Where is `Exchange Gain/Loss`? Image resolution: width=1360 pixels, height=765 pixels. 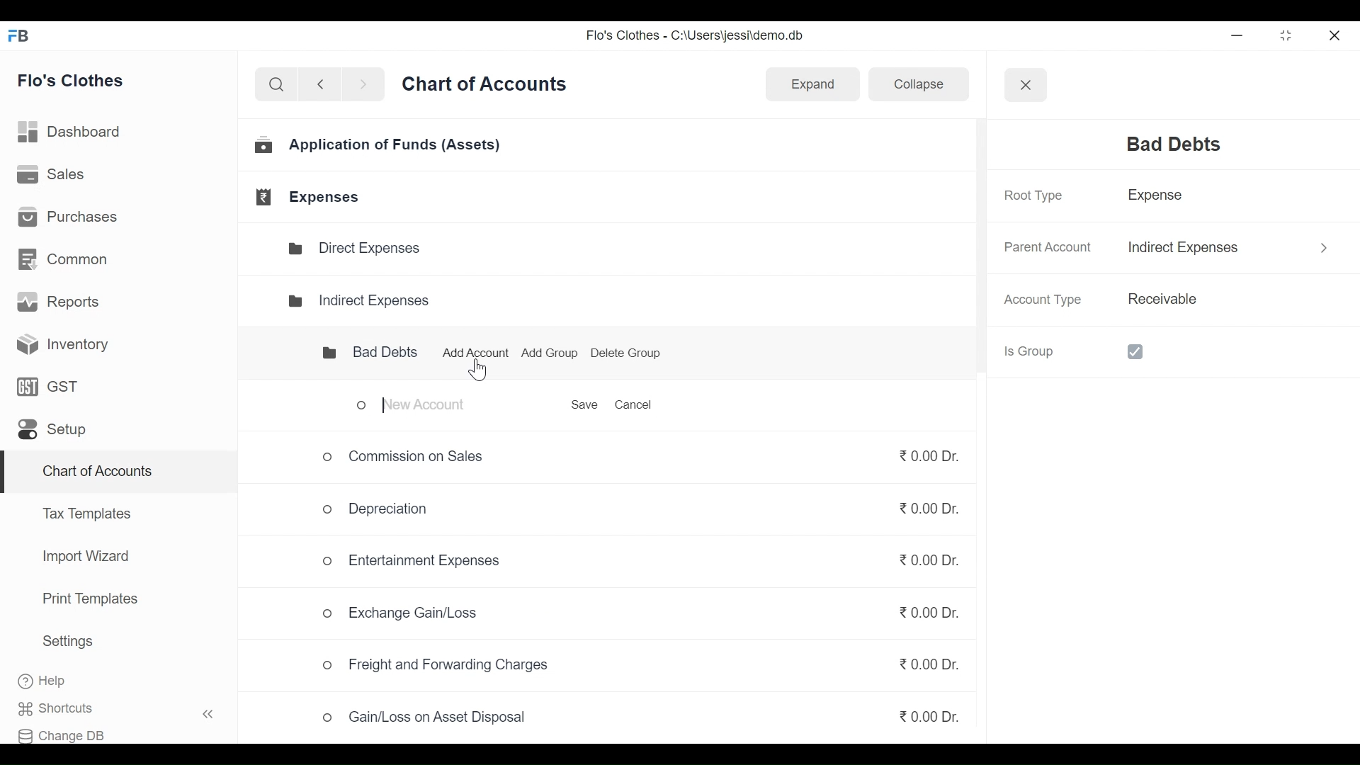
Exchange Gain/Loss is located at coordinates (404, 615).